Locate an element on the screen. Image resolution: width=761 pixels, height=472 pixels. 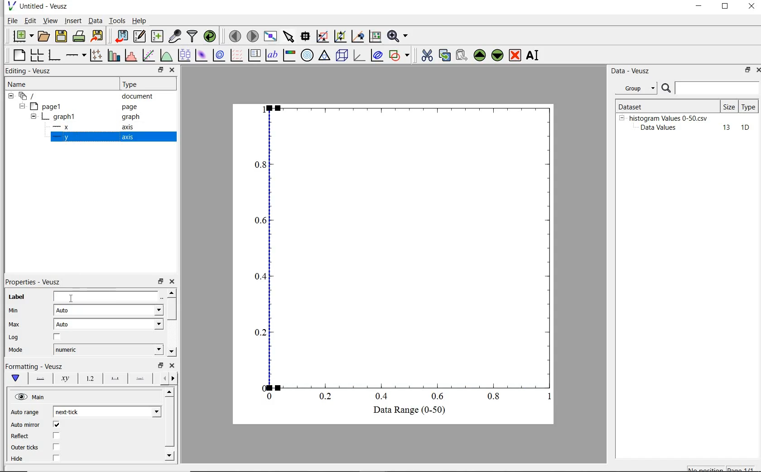
plot boxplots is located at coordinates (184, 55).